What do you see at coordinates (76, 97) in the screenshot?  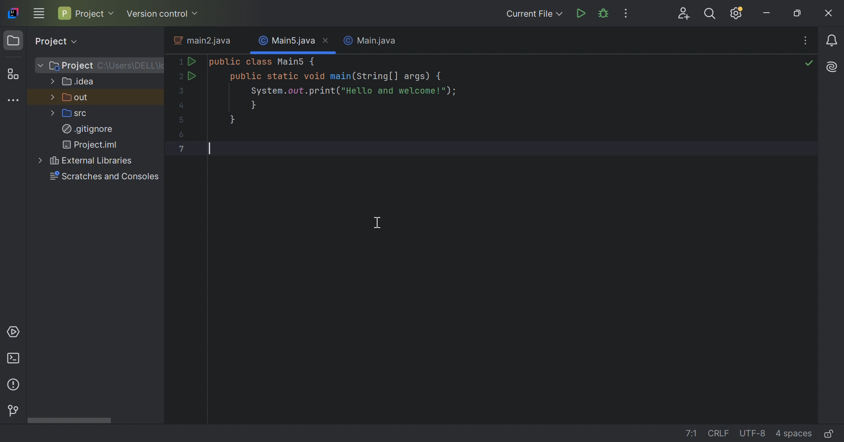 I see `out` at bounding box center [76, 97].